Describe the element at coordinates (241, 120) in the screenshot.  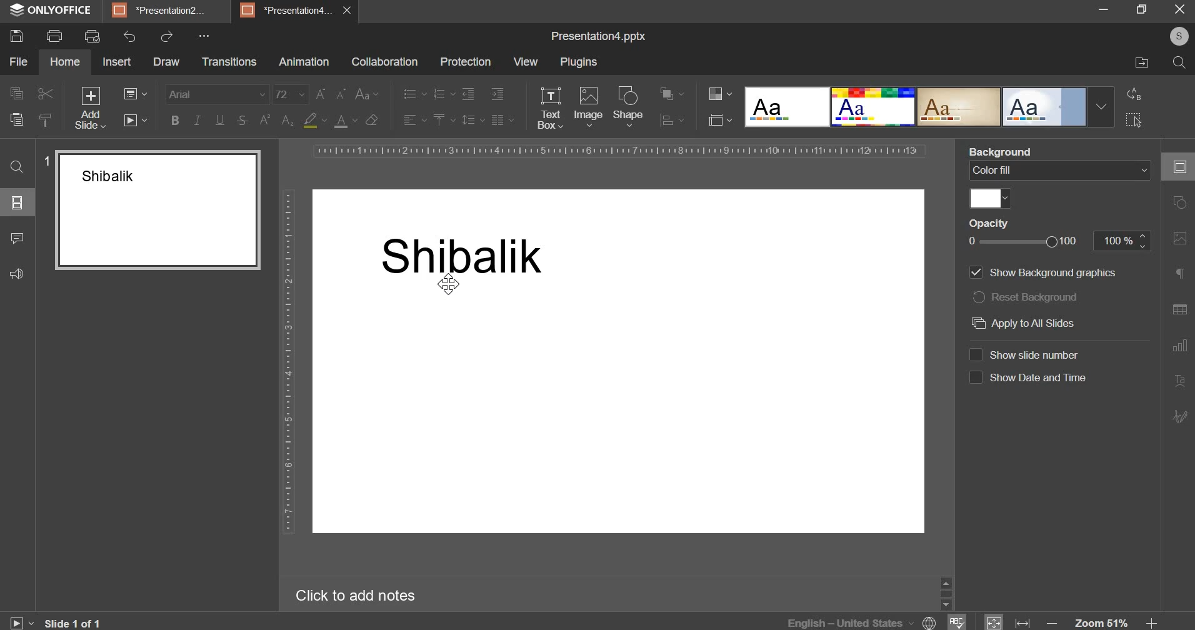
I see `strikethrough` at that location.